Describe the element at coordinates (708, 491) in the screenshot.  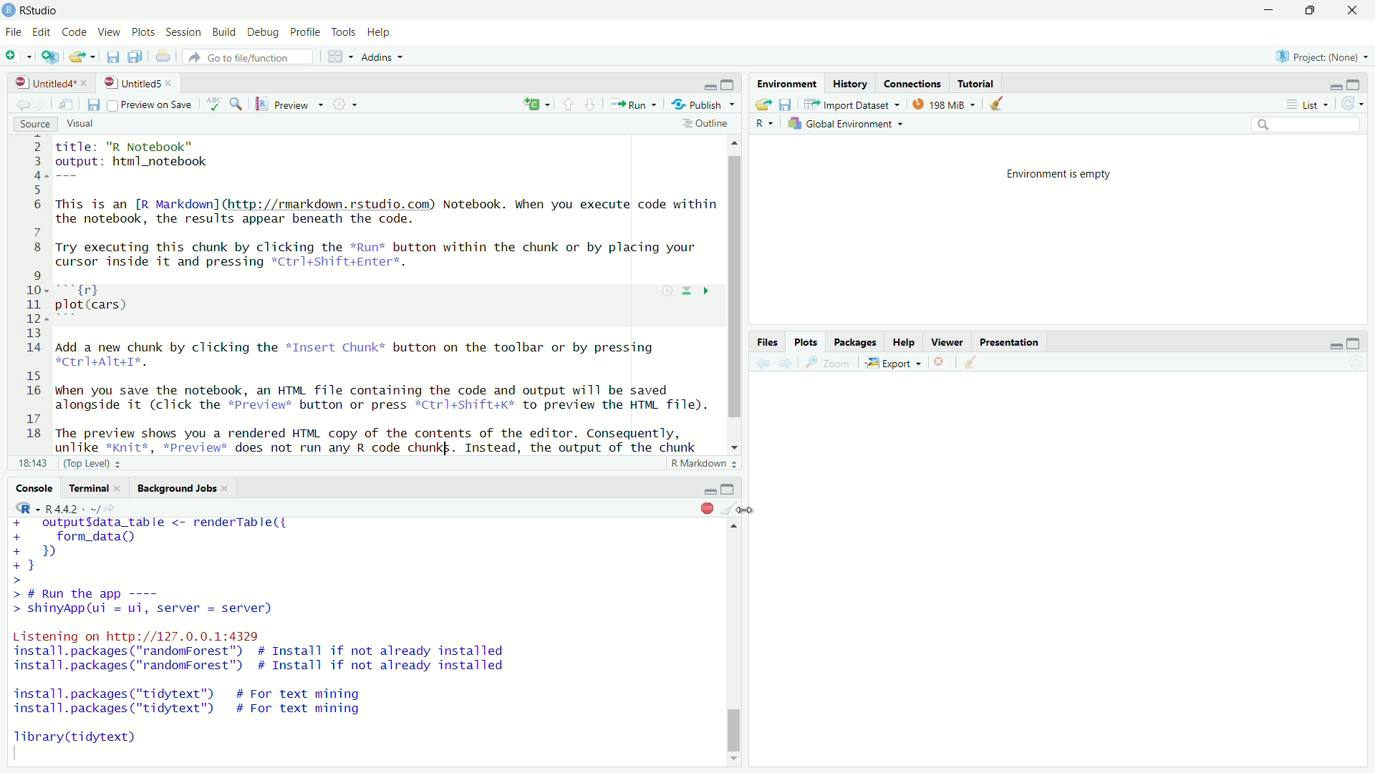
I see `minimize` at that location.